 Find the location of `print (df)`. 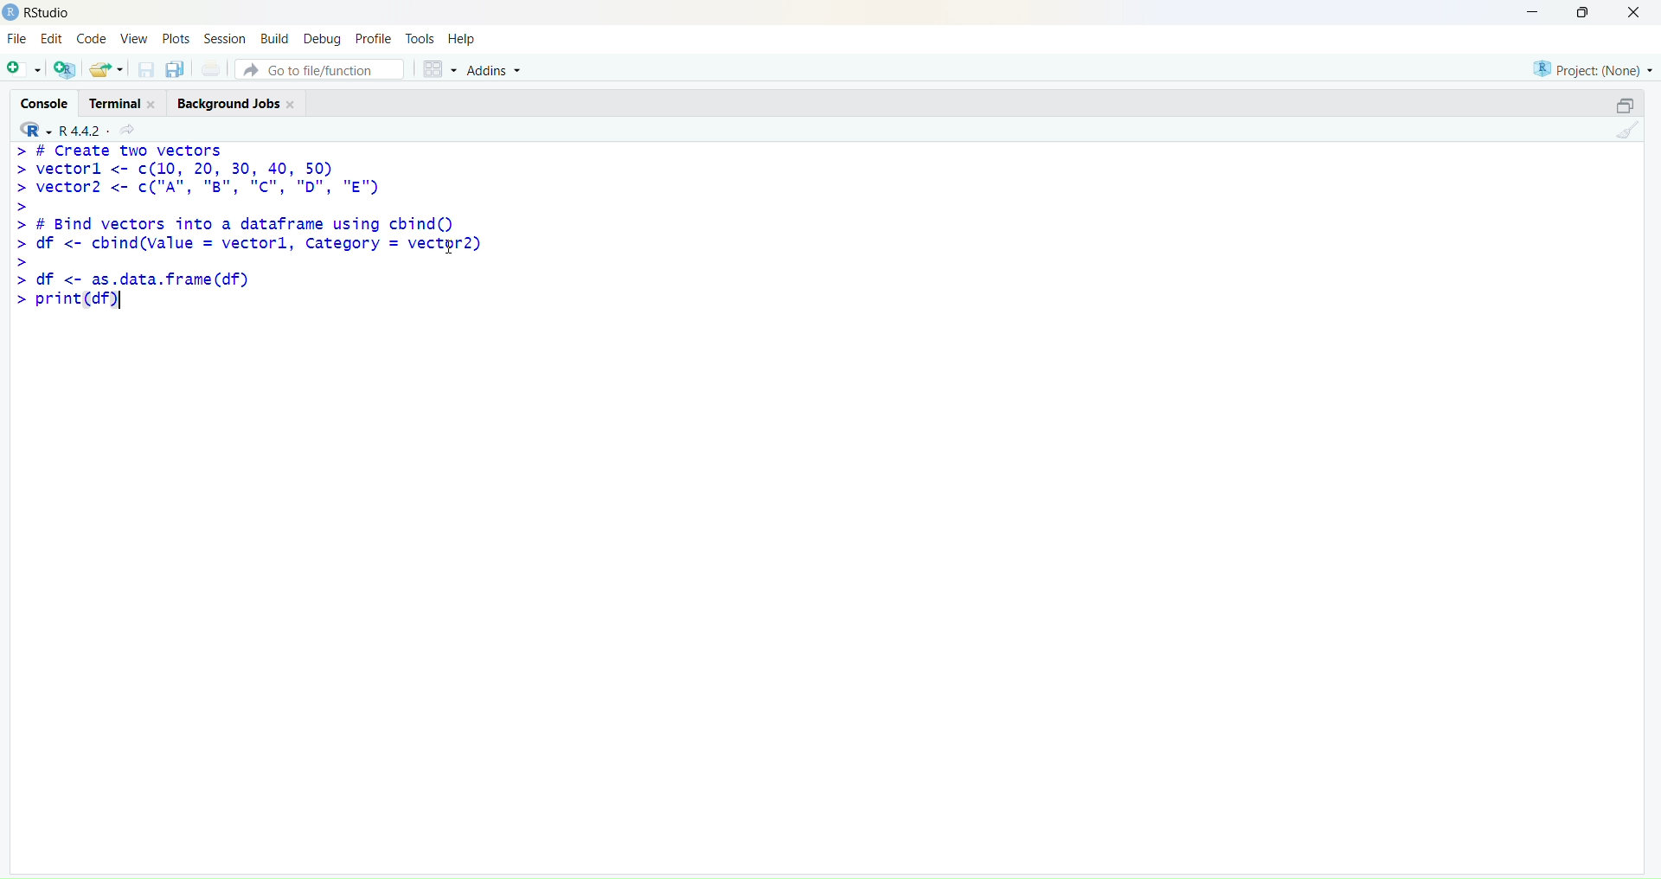

print (df) is located at coordinates (64, 298).